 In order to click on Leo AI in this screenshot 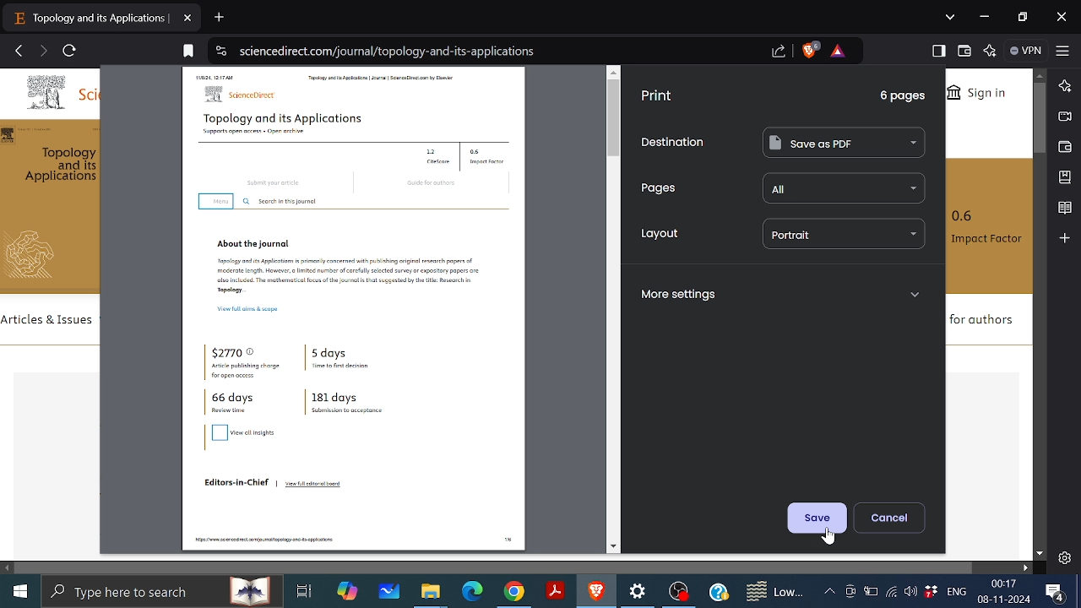, I will do `click(990, 51)`.